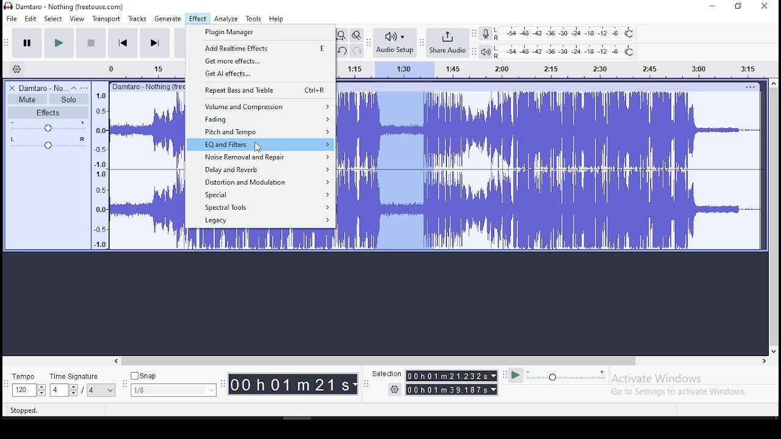 The width and height of the screenshot is (781, 439). Describe the element at coordinates (69, 99) in the screenshot. I see `solo` at that location.